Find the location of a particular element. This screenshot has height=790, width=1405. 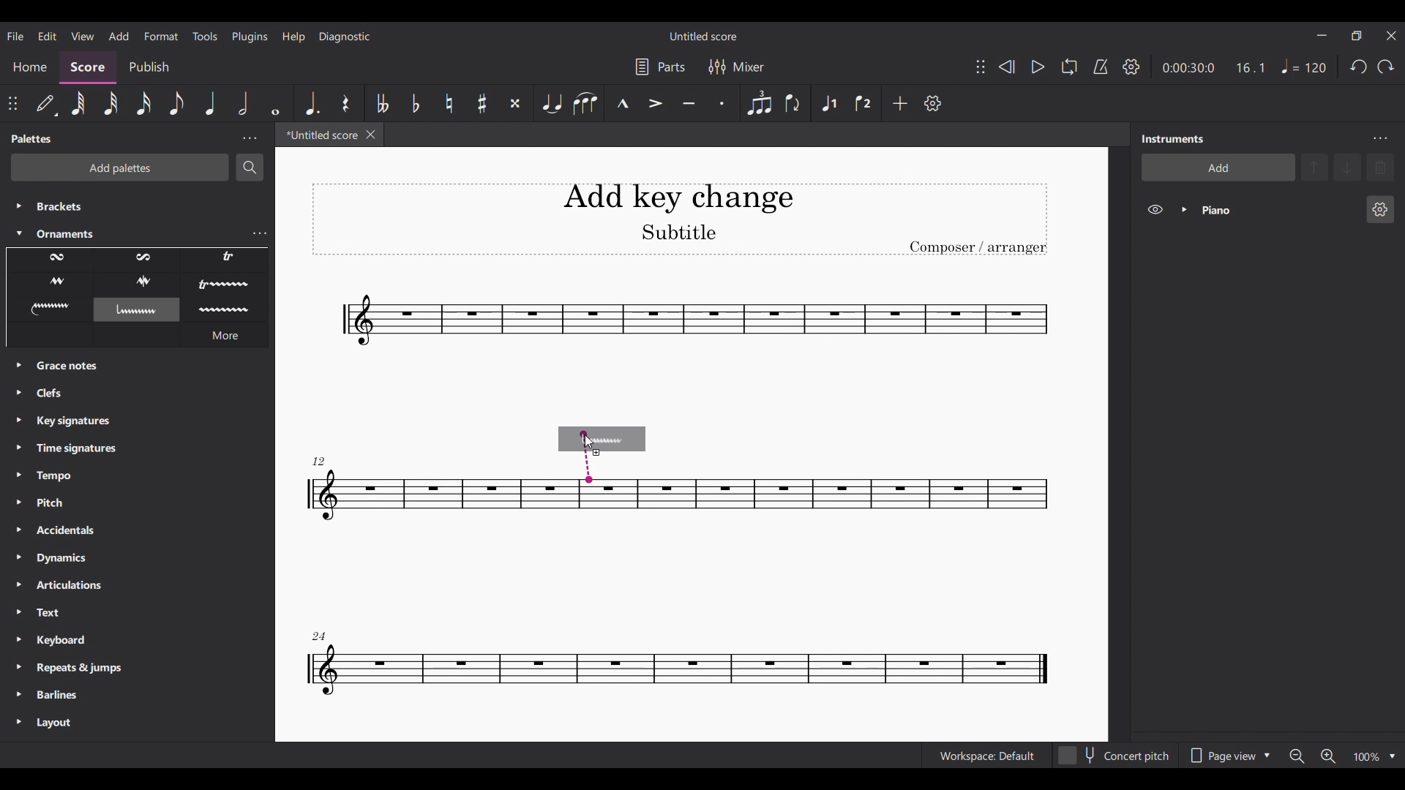

Tuplet is located at coordinates (759, 103).